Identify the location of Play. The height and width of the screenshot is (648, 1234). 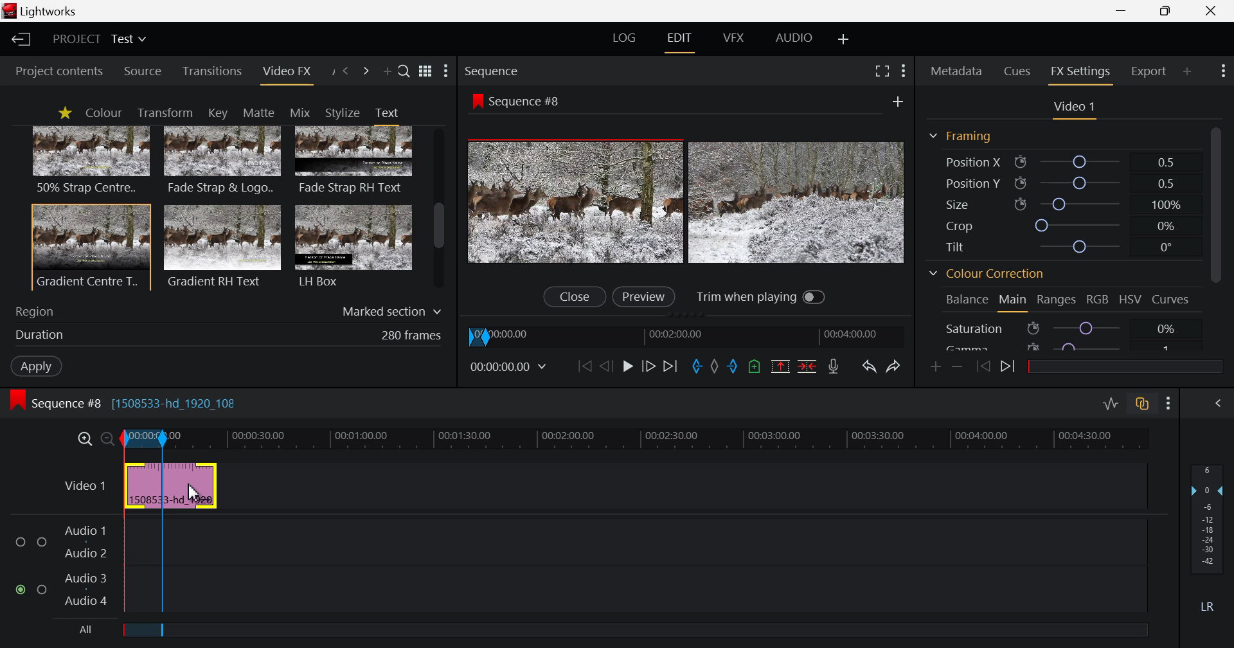
(627, 367).